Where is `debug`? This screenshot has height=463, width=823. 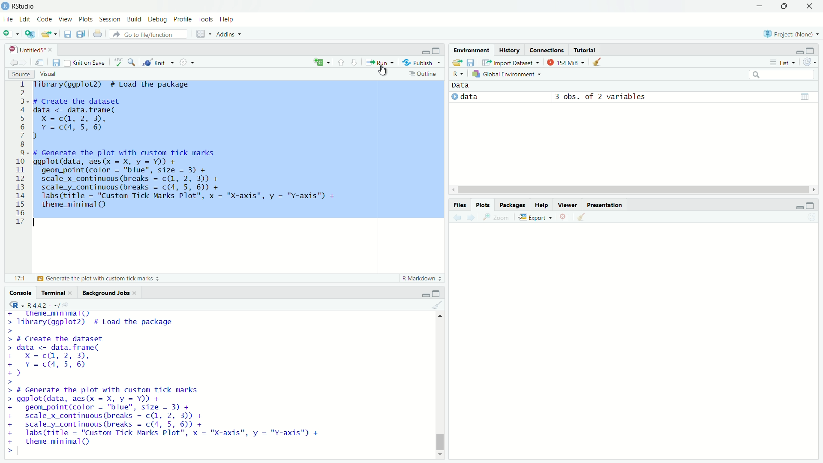
debug is located at coordinates (158, 19).